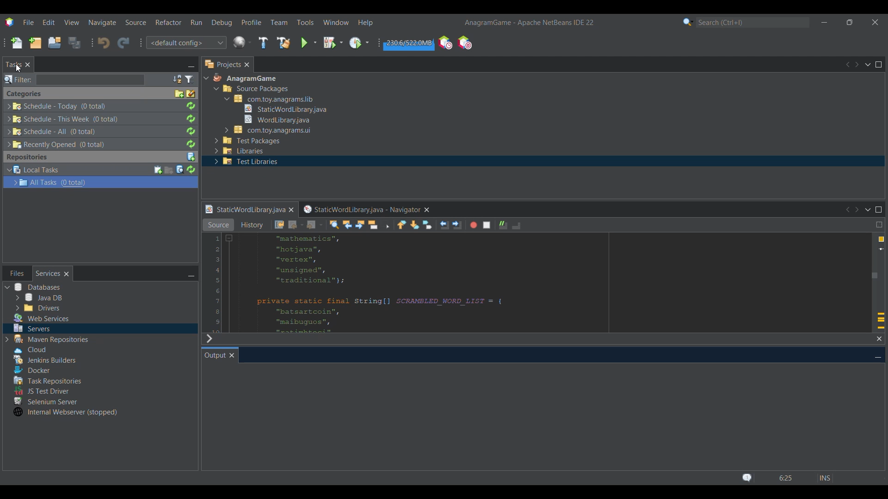 The height and width of the screenshot is (499, 888). I want to click on Forward, so click(315, 225).